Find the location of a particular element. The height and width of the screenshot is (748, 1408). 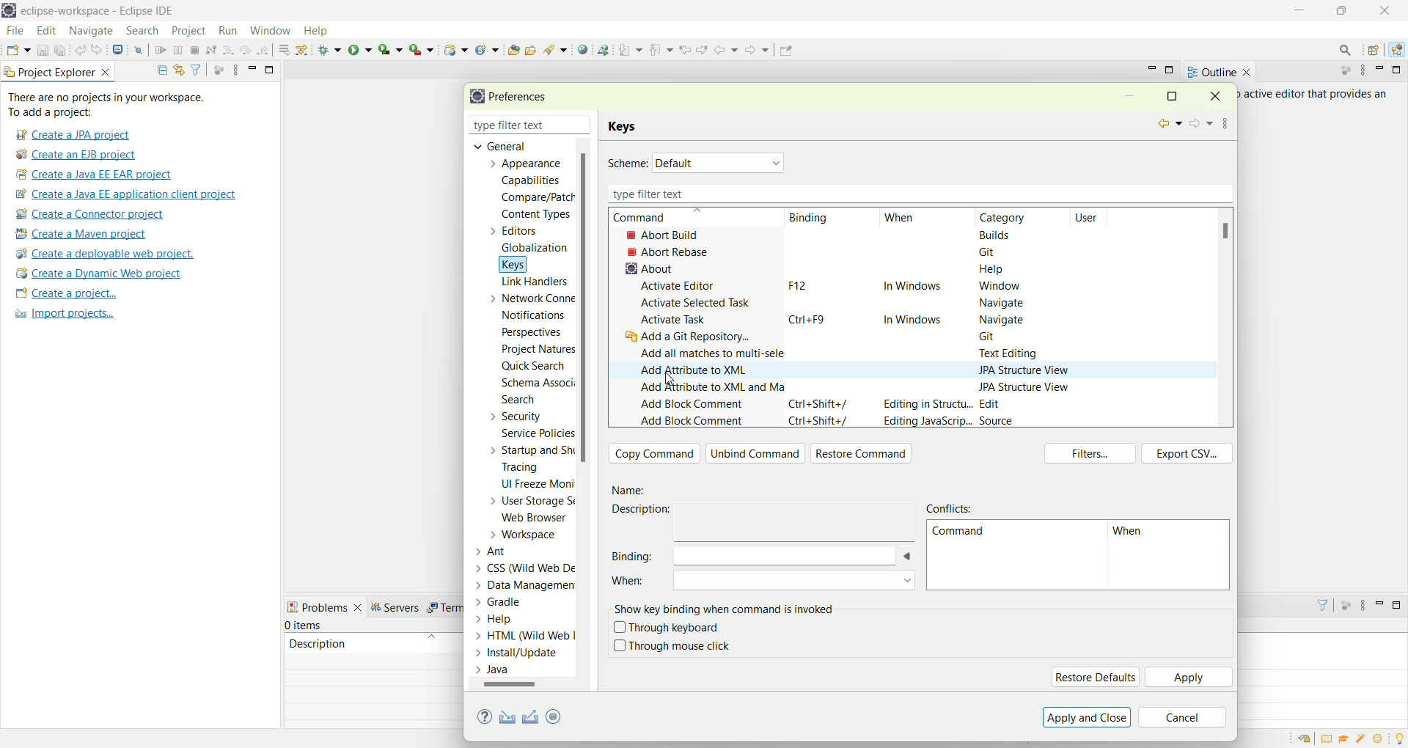

collapse all is located at coordinates (158, 70).